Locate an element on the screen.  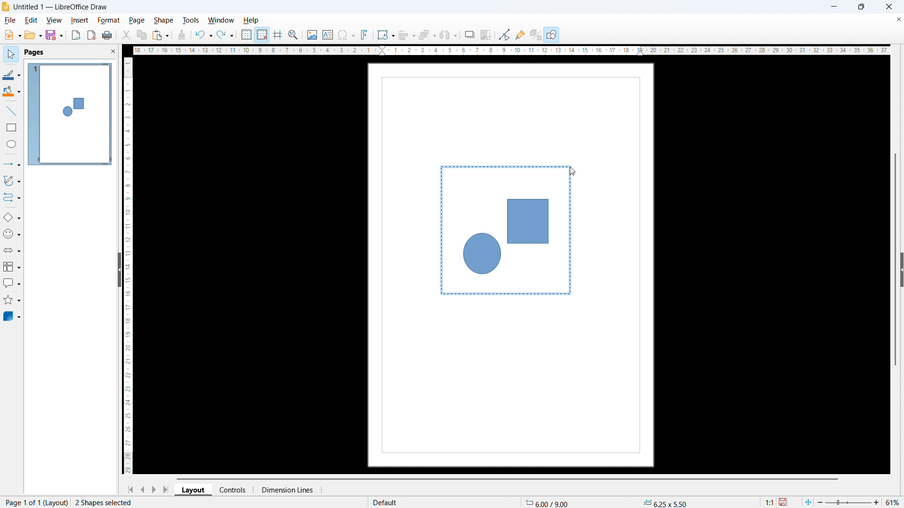
curves & polygons is located at coordinates (13, 181).